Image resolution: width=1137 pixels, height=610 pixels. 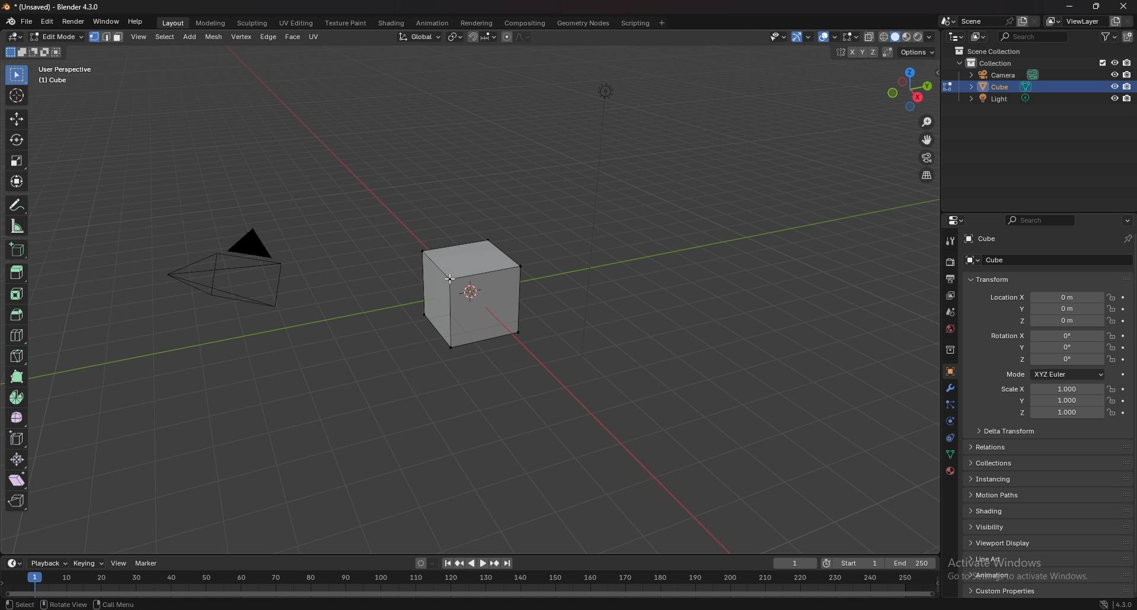 I want to click on seek, so click(x=472, y=585).